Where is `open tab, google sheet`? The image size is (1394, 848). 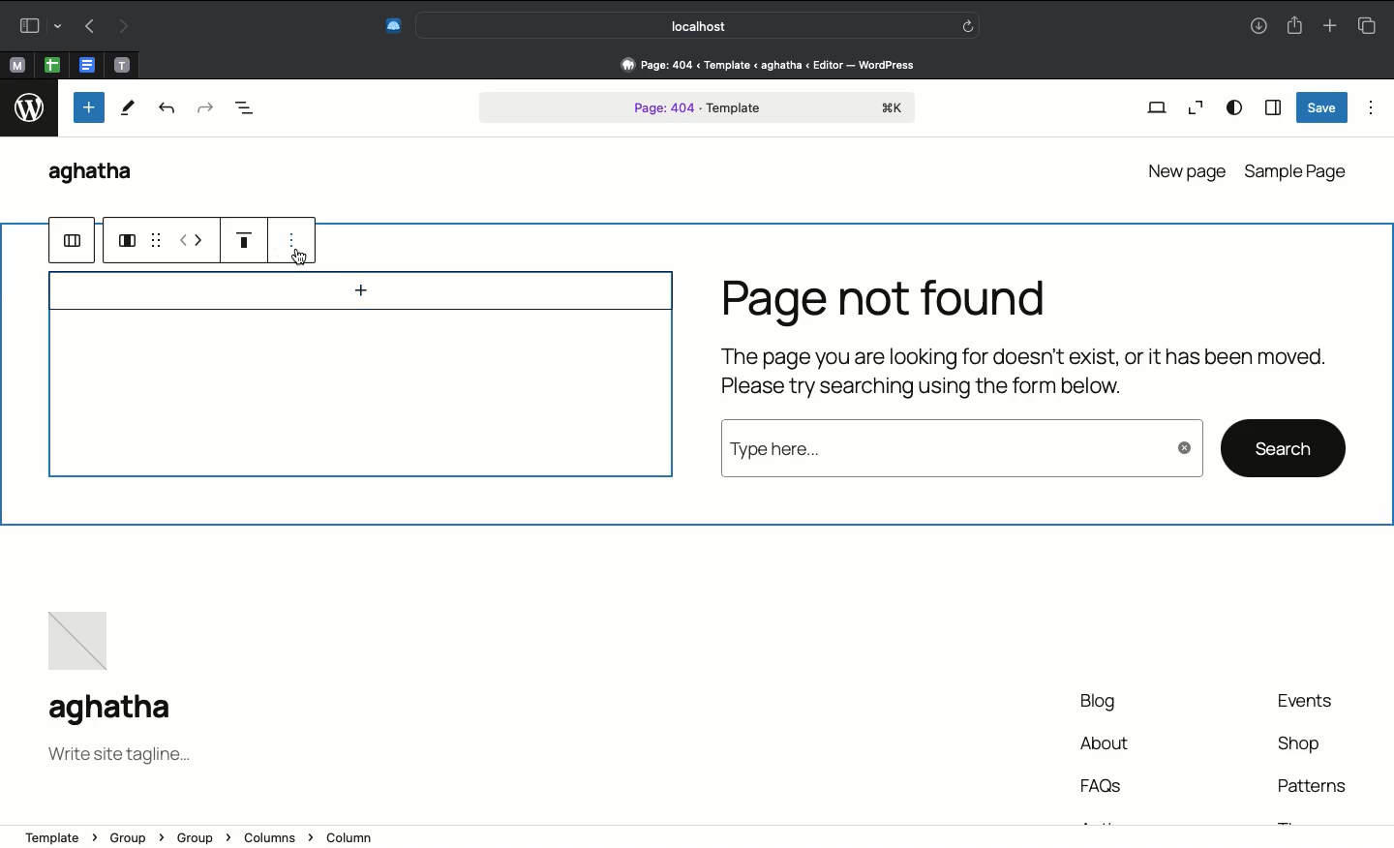
open tab, google sheet is located at coordinates (50, 65).